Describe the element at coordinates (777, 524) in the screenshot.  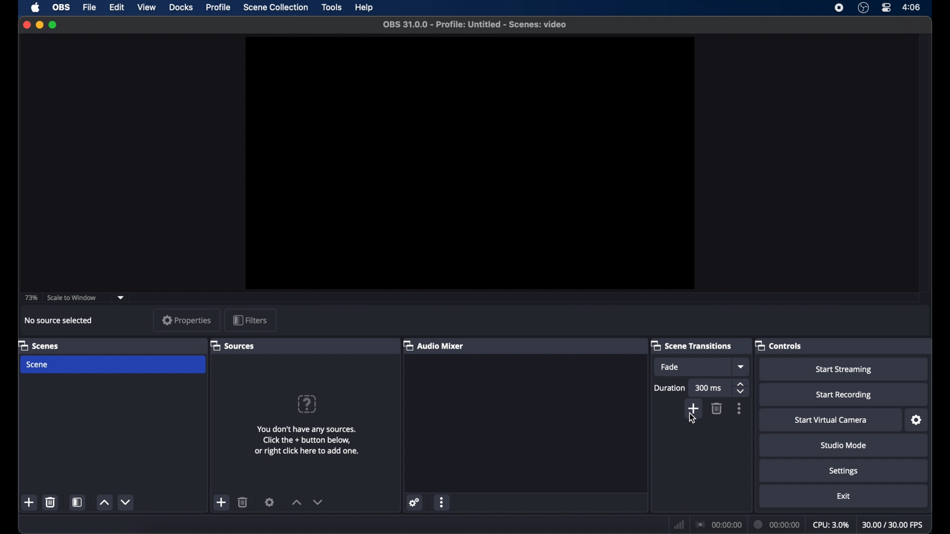
I see `duration` at that location.